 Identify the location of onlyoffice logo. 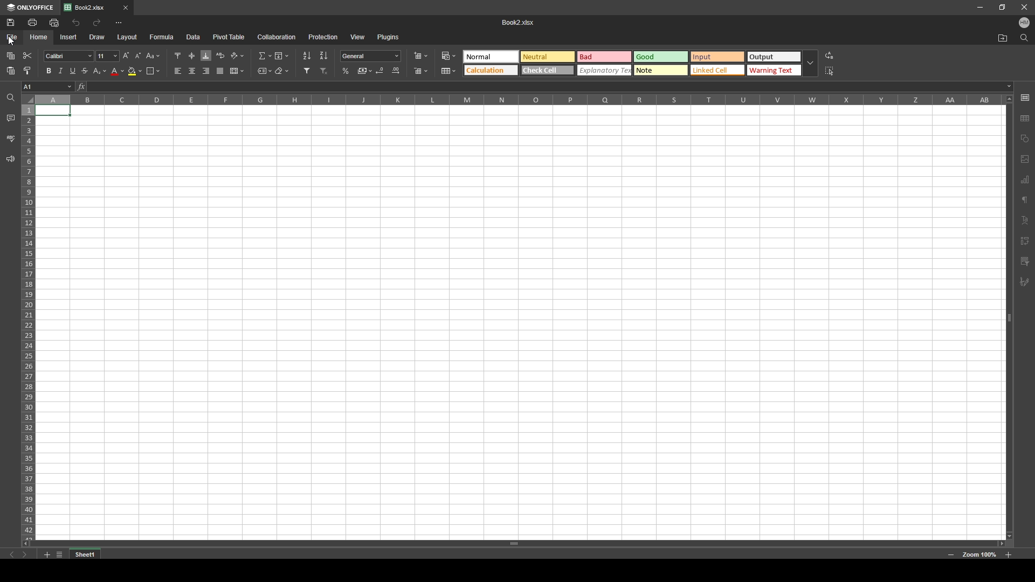
(8, 8).